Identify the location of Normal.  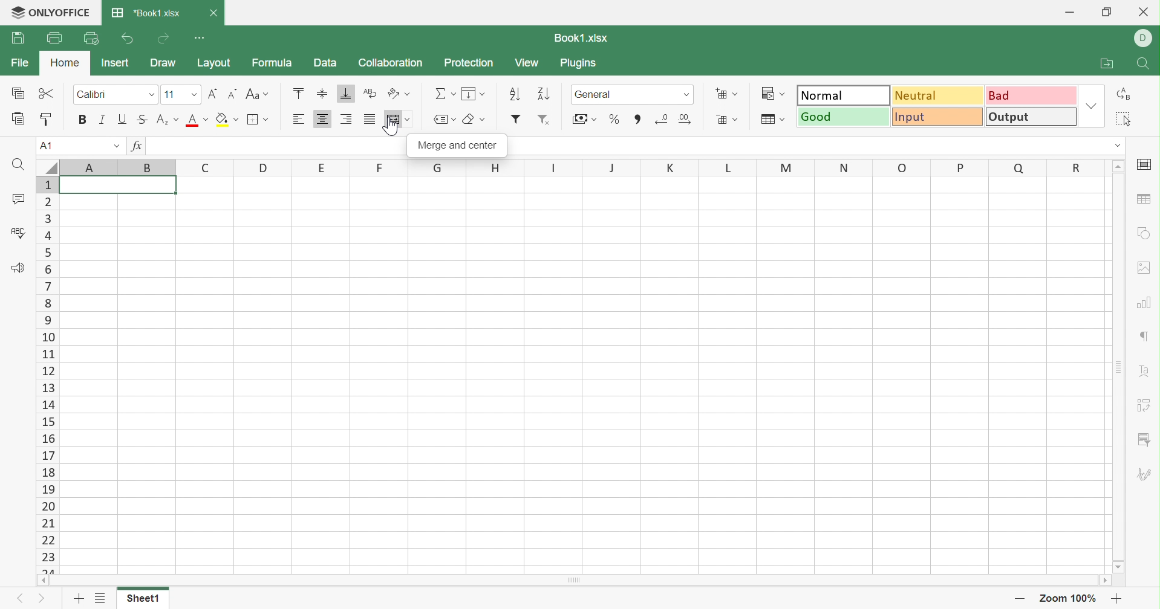
(844, 94).